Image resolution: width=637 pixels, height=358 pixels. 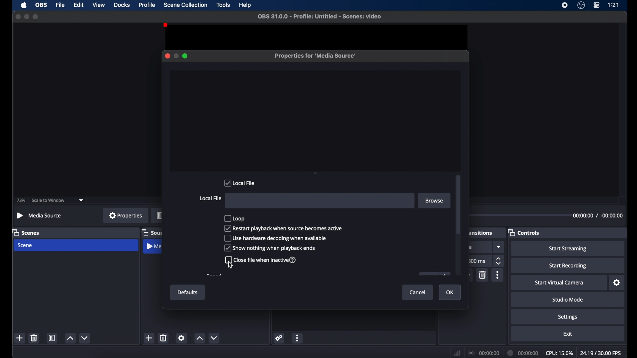 What do you see at coordinates (167, 56) in the screenshot?
I see `close` at bounding box center [167, 56].